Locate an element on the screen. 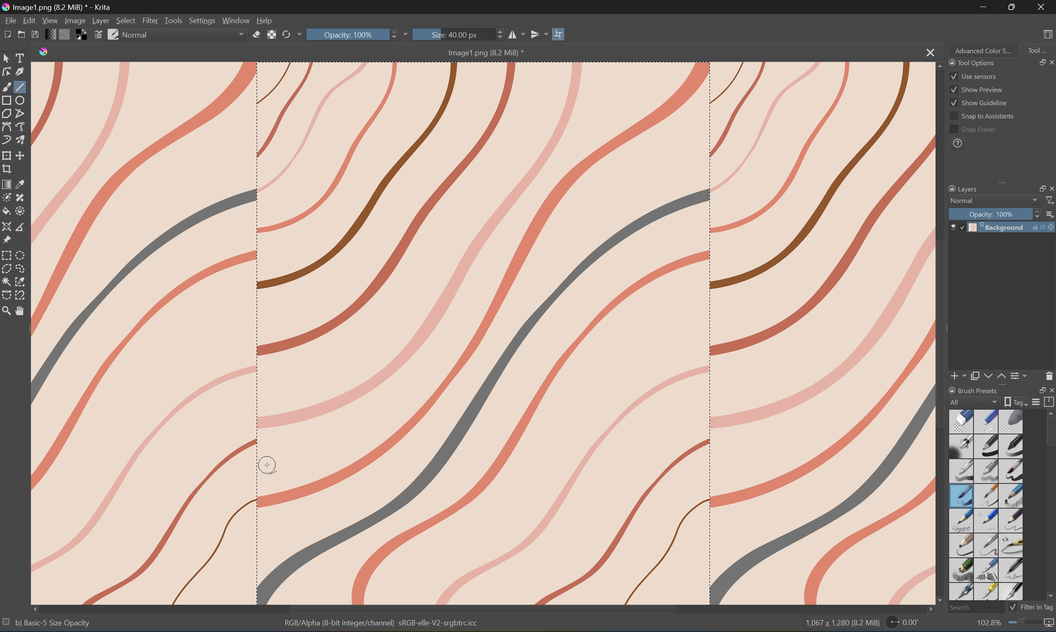  Enclose and fill tool is located at coordinates (19, 211).